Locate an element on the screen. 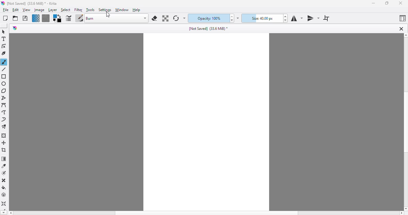  tools is located at coordinates (90, 10).